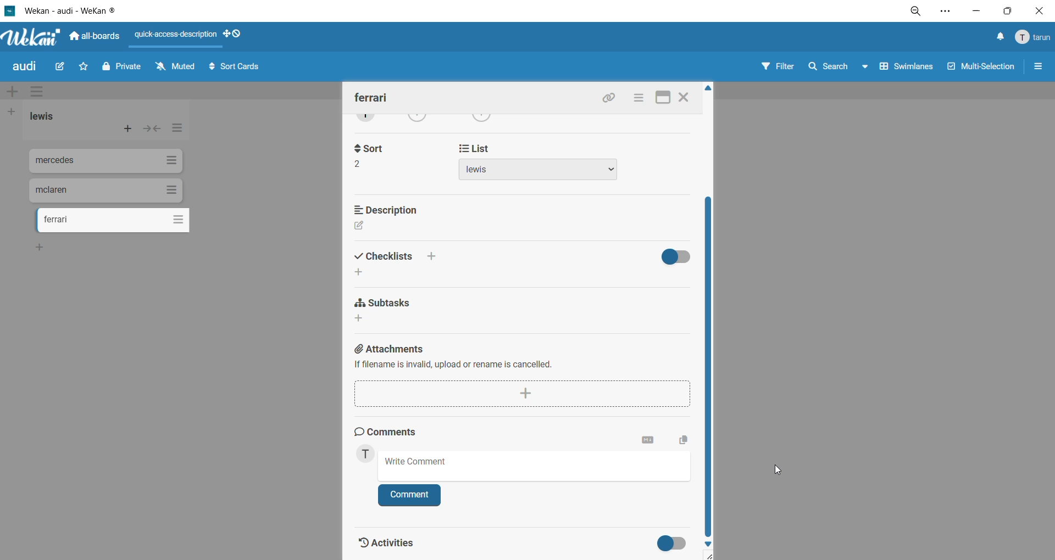 The height and width of the screenshot is (560, 1055). Describe the element at coordinates (663, 98) in the screenshot. I see `maximize` at that location.